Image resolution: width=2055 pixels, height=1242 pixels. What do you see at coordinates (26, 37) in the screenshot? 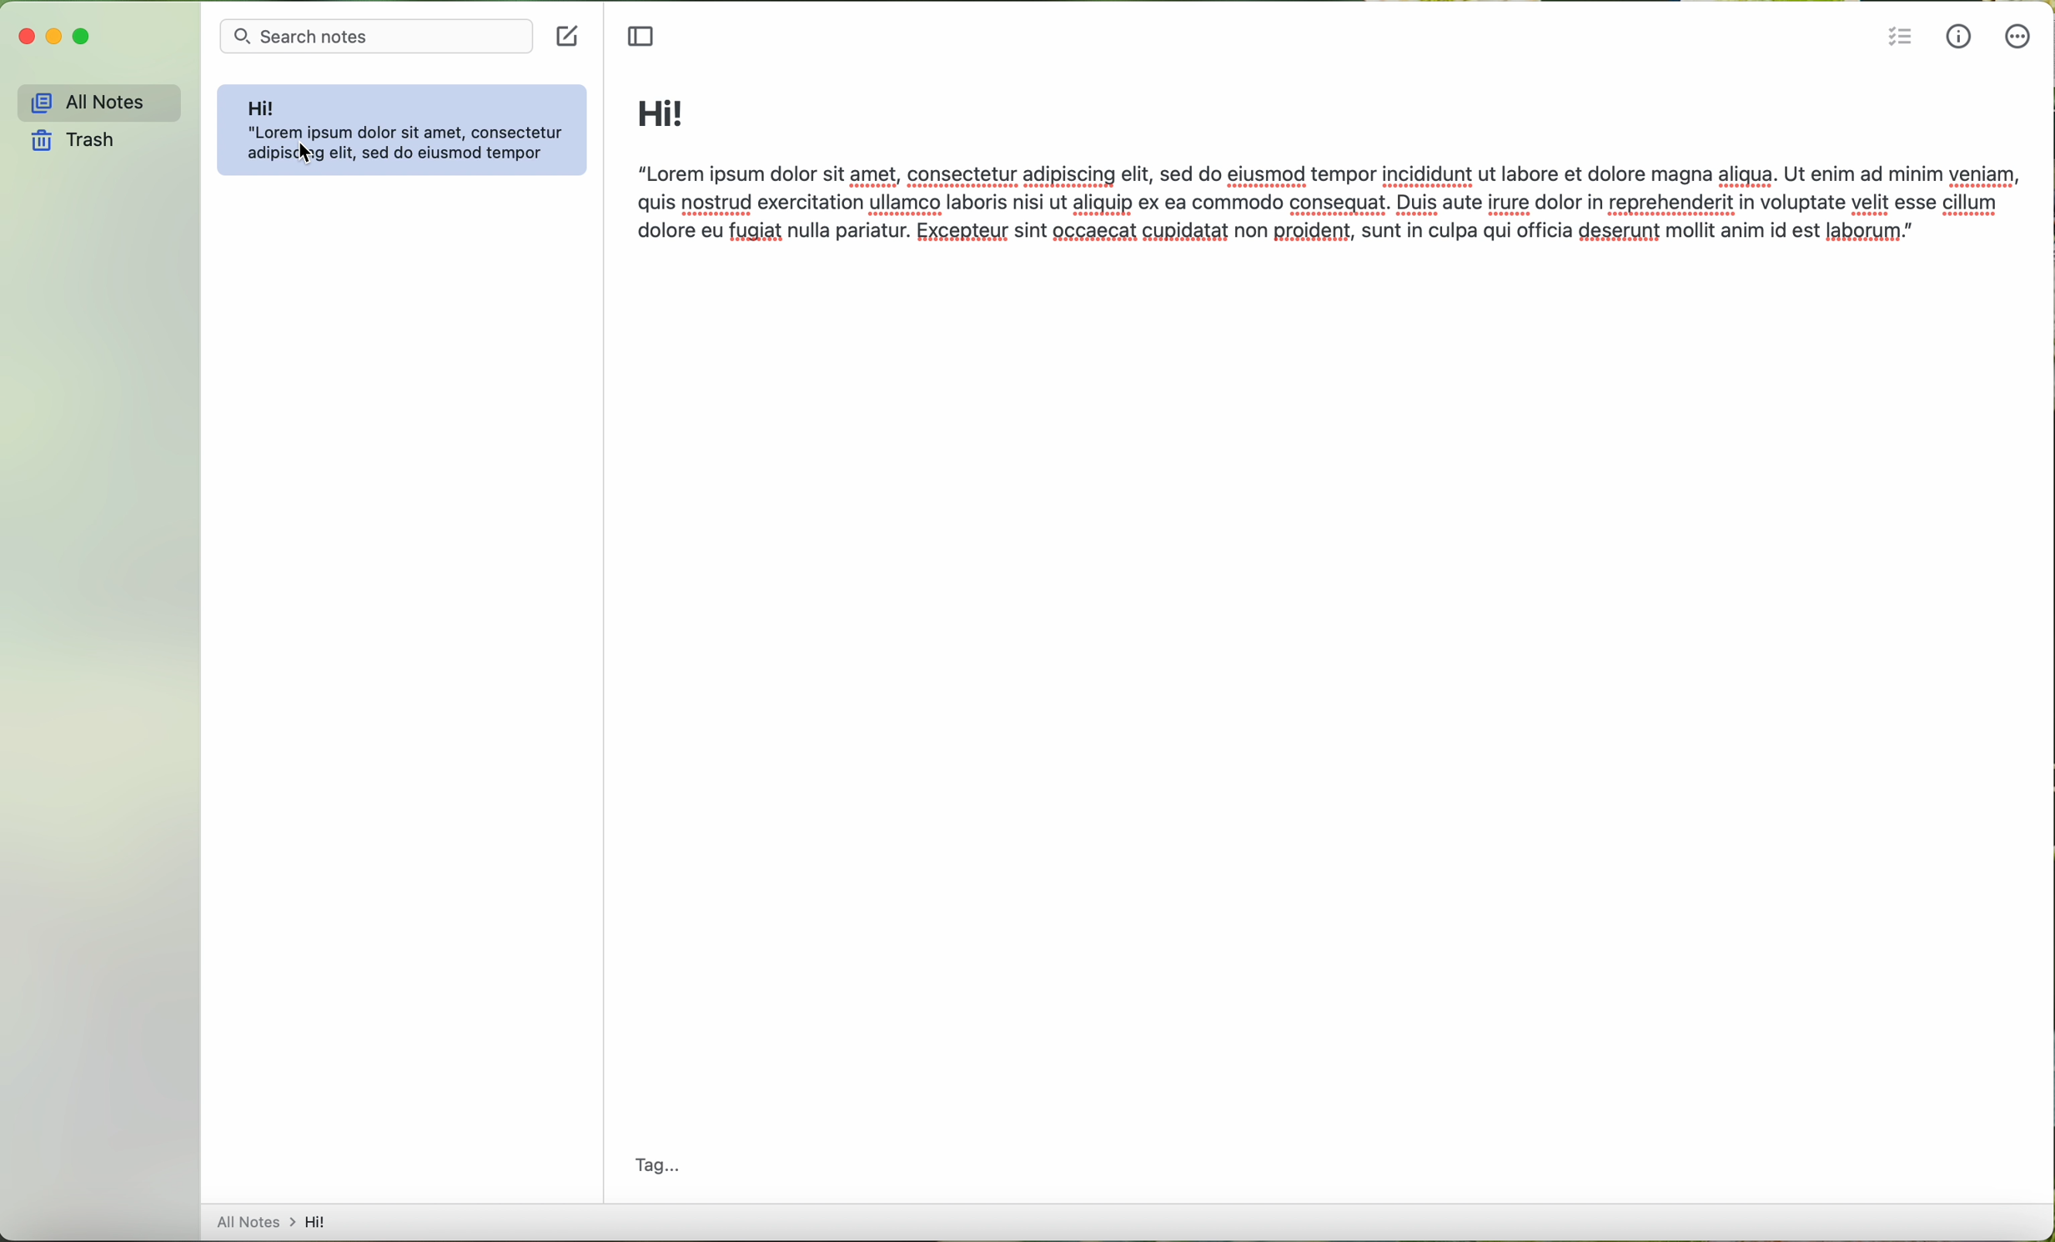
I see `close Simplenote` at bounding box center [26, 37].